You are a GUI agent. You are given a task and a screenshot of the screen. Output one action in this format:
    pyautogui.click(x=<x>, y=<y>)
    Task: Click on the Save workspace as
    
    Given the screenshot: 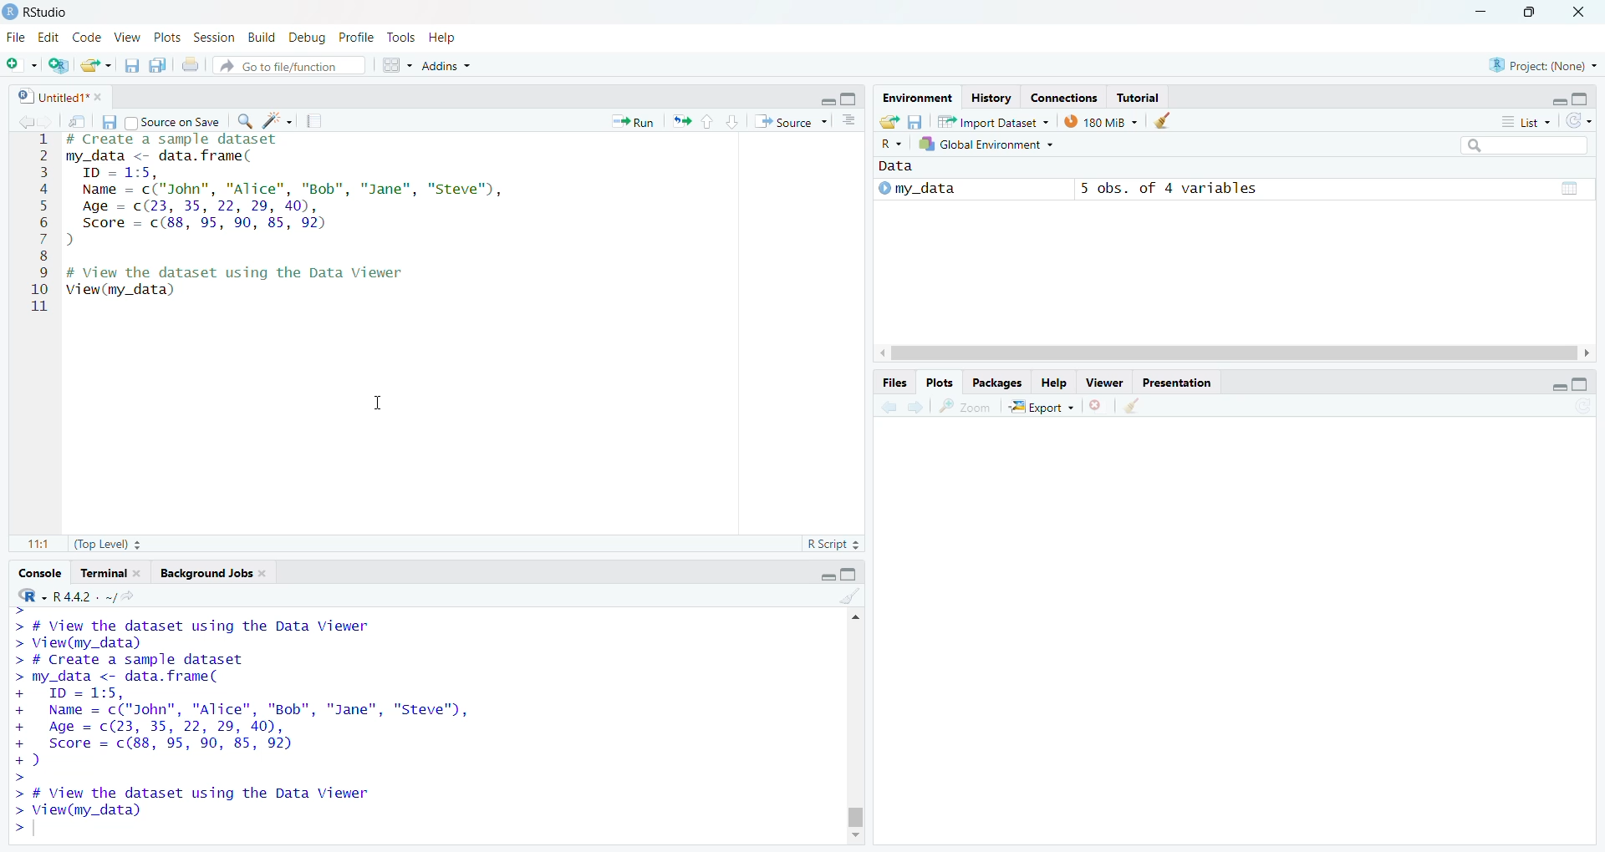 What is the action you would take?
    pyautogui.click(x=917, y=122)
    